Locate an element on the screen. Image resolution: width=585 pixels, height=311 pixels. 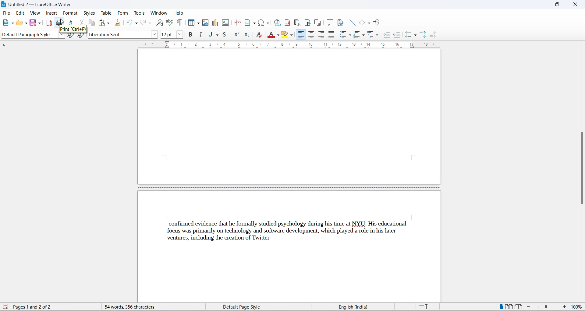
insert text is located at coordinates (226, 23).